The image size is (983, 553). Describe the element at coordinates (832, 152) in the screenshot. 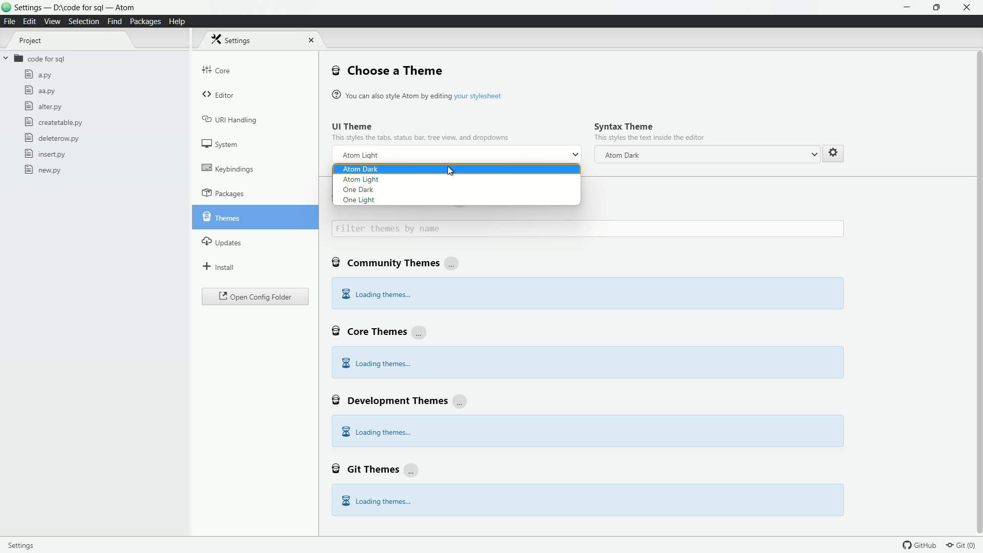

I see `settings` at that location.